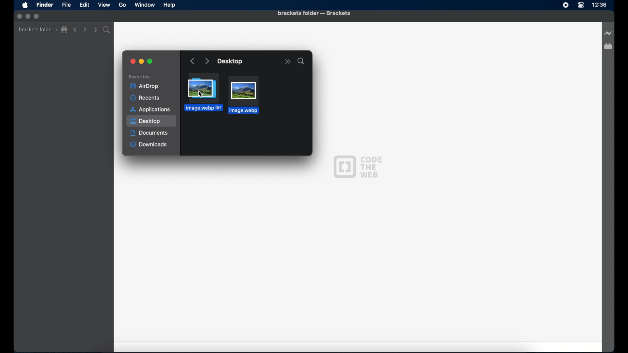  Describe the element at coordinates (301, 61) in the screenshot. I see `search` at that location.